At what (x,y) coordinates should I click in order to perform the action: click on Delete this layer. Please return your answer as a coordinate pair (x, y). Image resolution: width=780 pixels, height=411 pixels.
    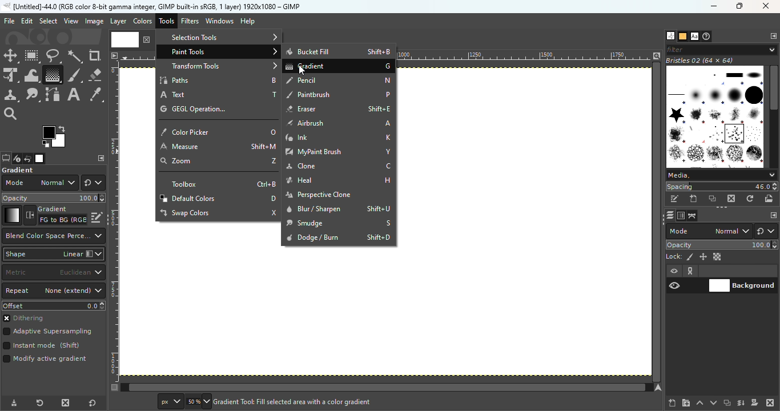
    Looking at the image, I should click on (771, 403).